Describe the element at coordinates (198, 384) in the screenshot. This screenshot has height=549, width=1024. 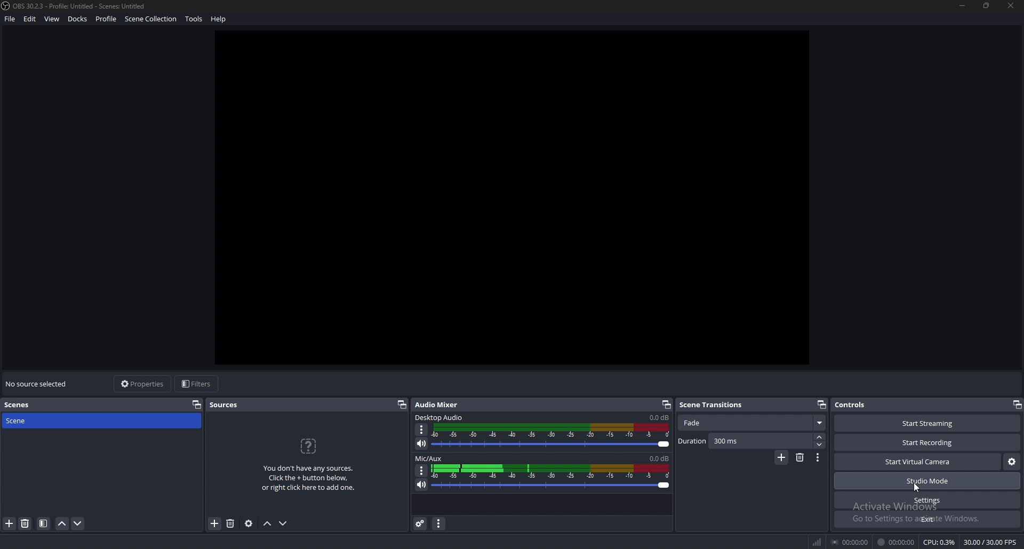
I see `filters` at that location.